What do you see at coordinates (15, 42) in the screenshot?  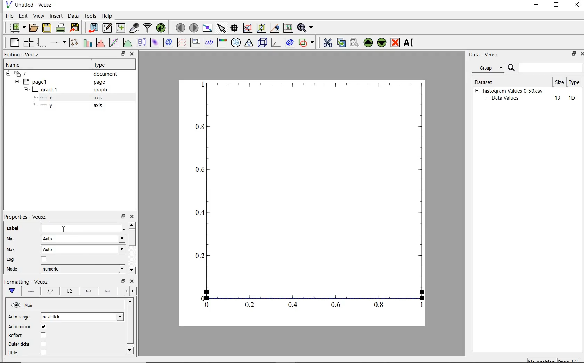 I see `blank page` at bounding box center [15, 42].